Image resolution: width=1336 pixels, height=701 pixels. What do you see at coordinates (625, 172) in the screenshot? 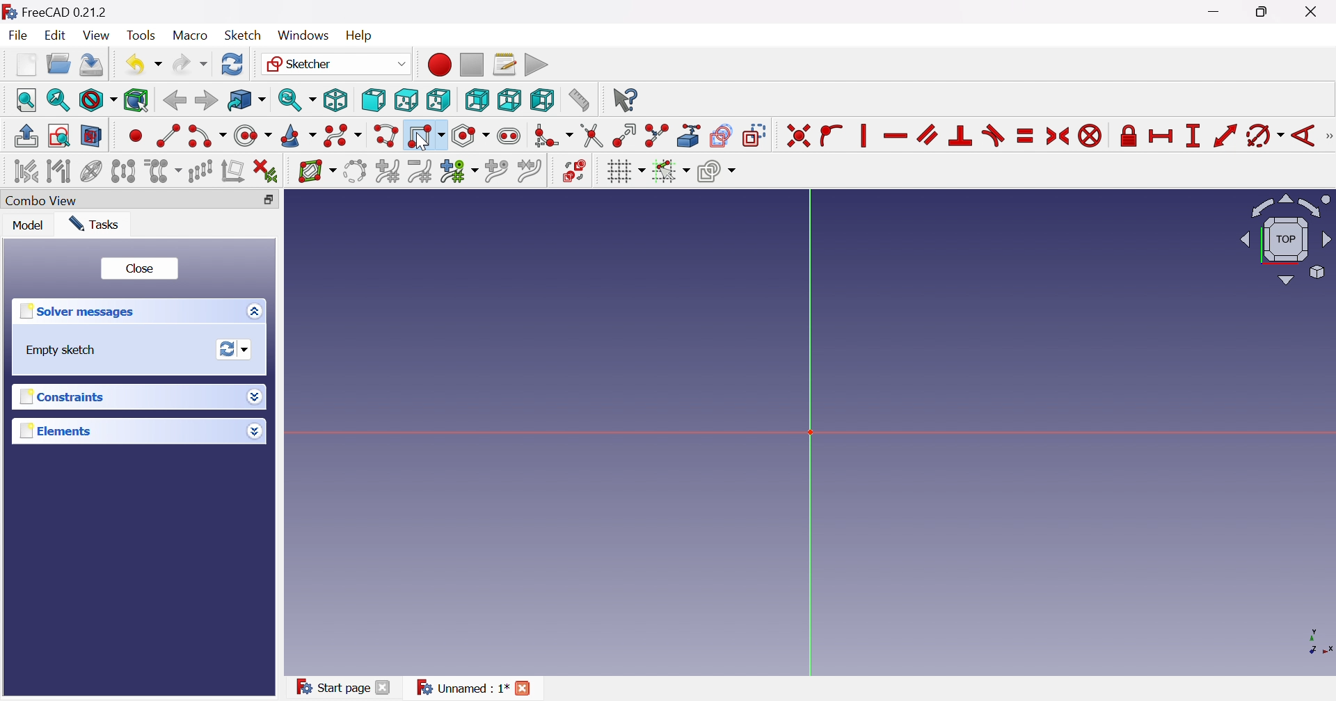
I see `Toggle grid` at bounding box center [625, 172].